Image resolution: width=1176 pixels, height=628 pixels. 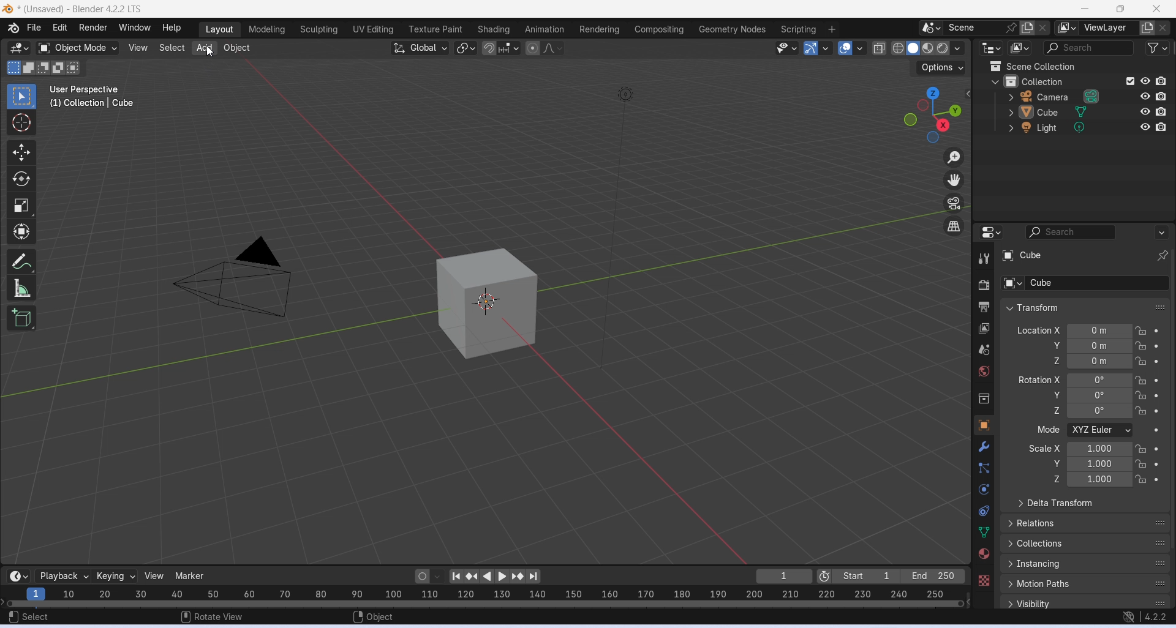 I want to click on keying, so click(x=116, y=577).